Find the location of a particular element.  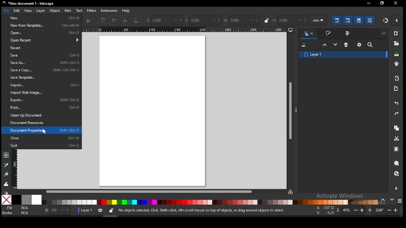

snap options is located at coordinates (397, 20).